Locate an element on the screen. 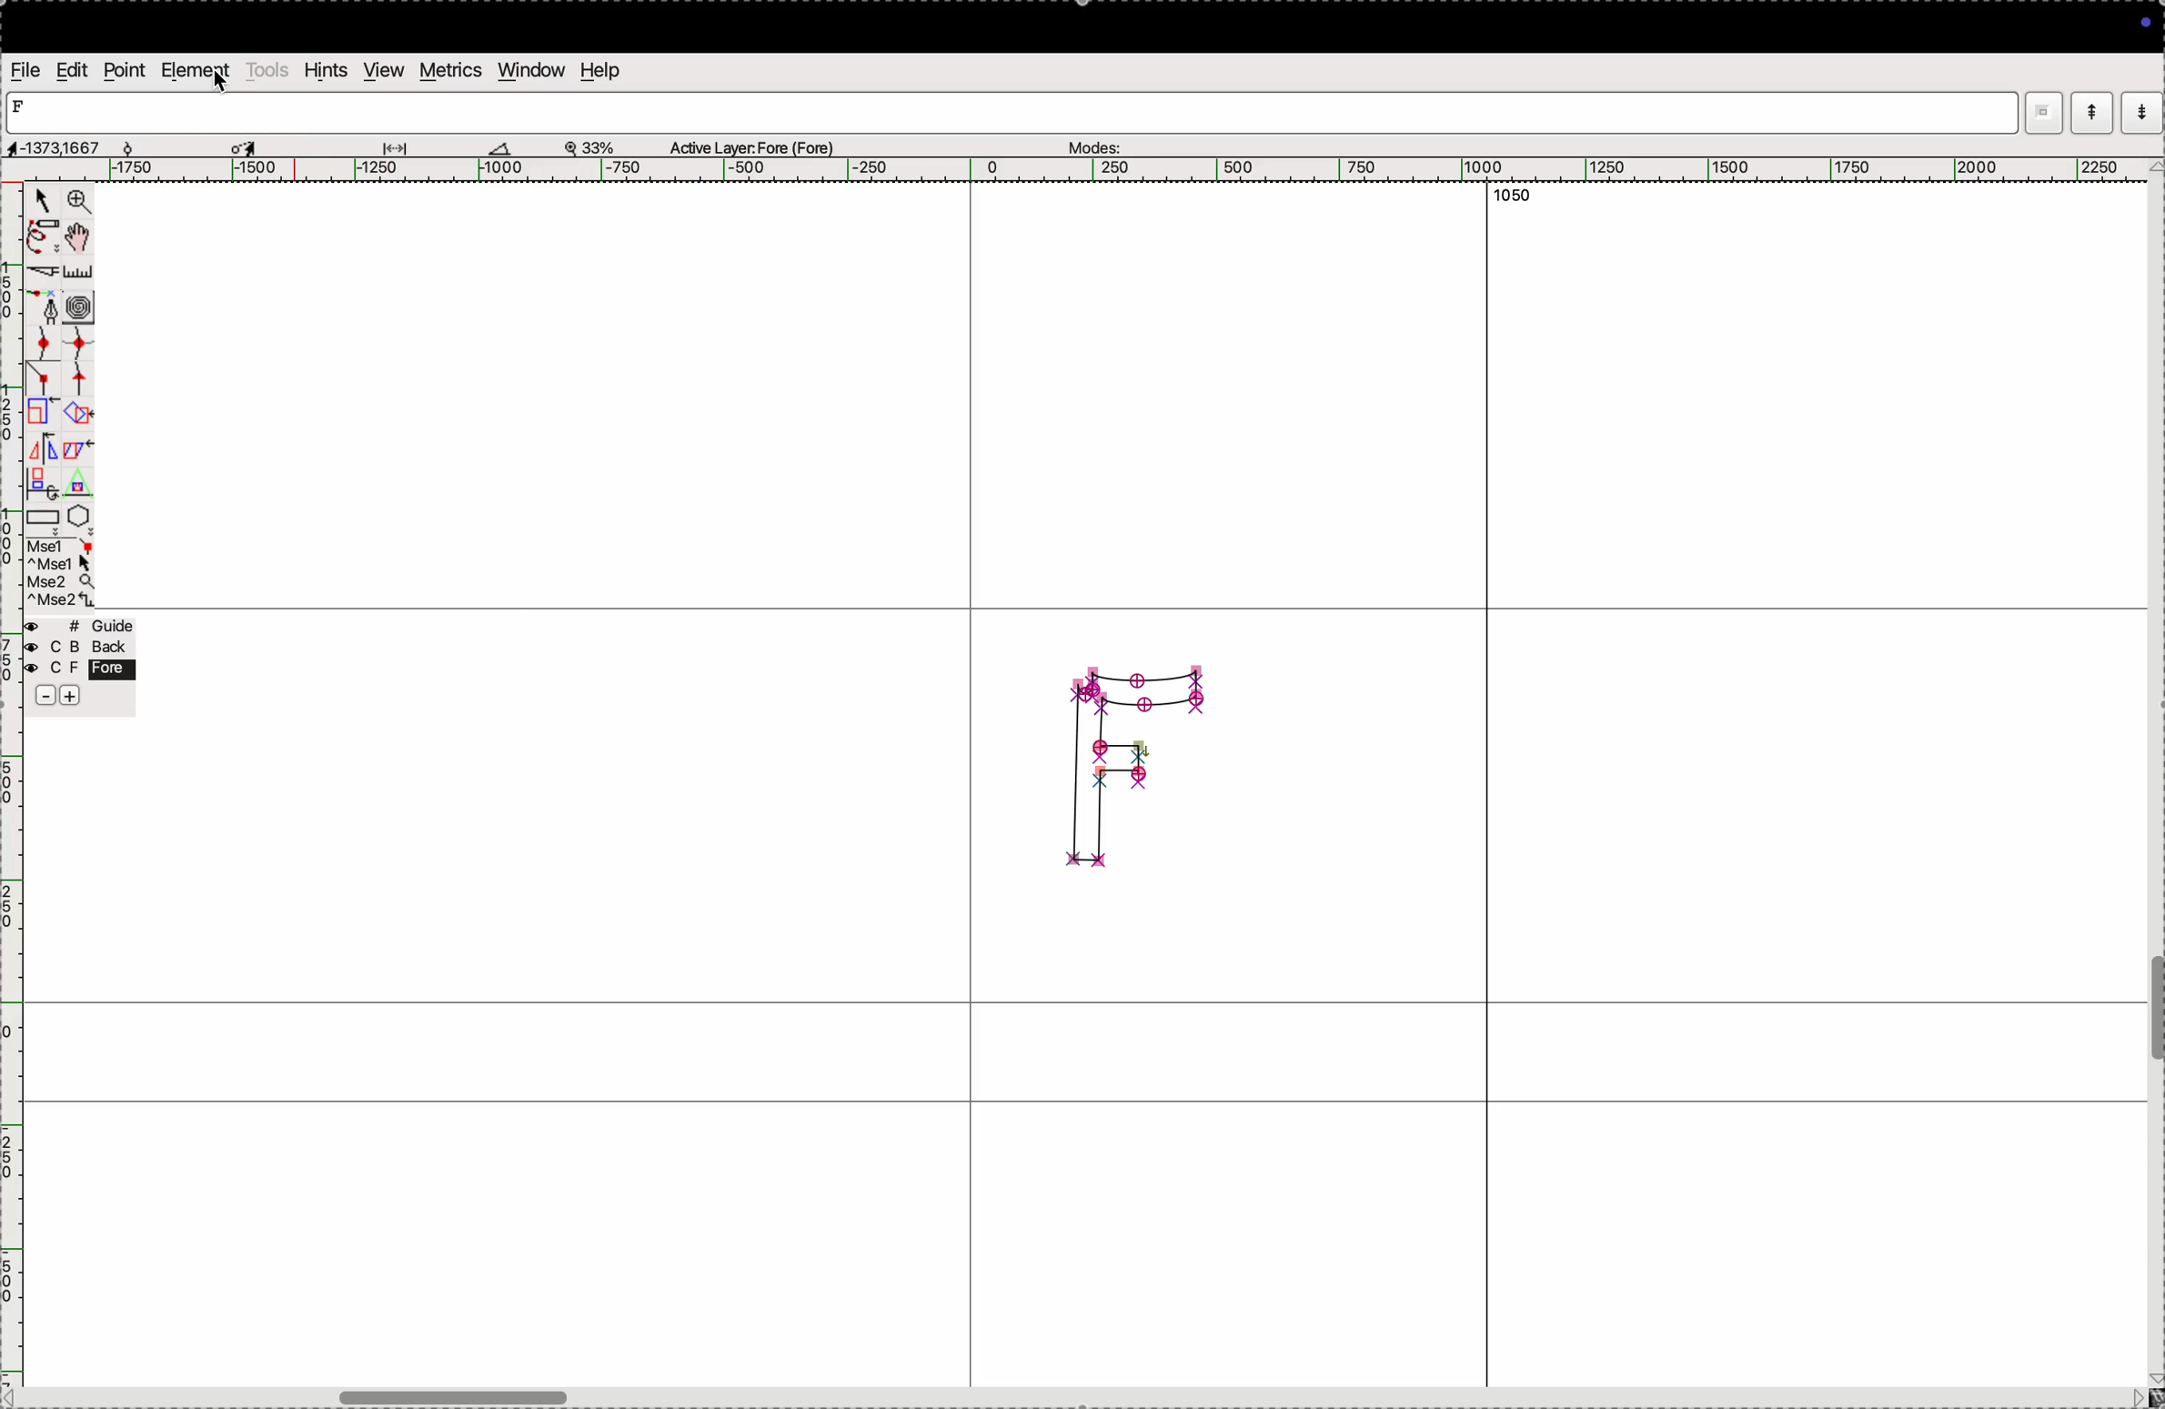 This screenshot has height=1409, width=2165. mode down is located at coordinates (2142, 110).